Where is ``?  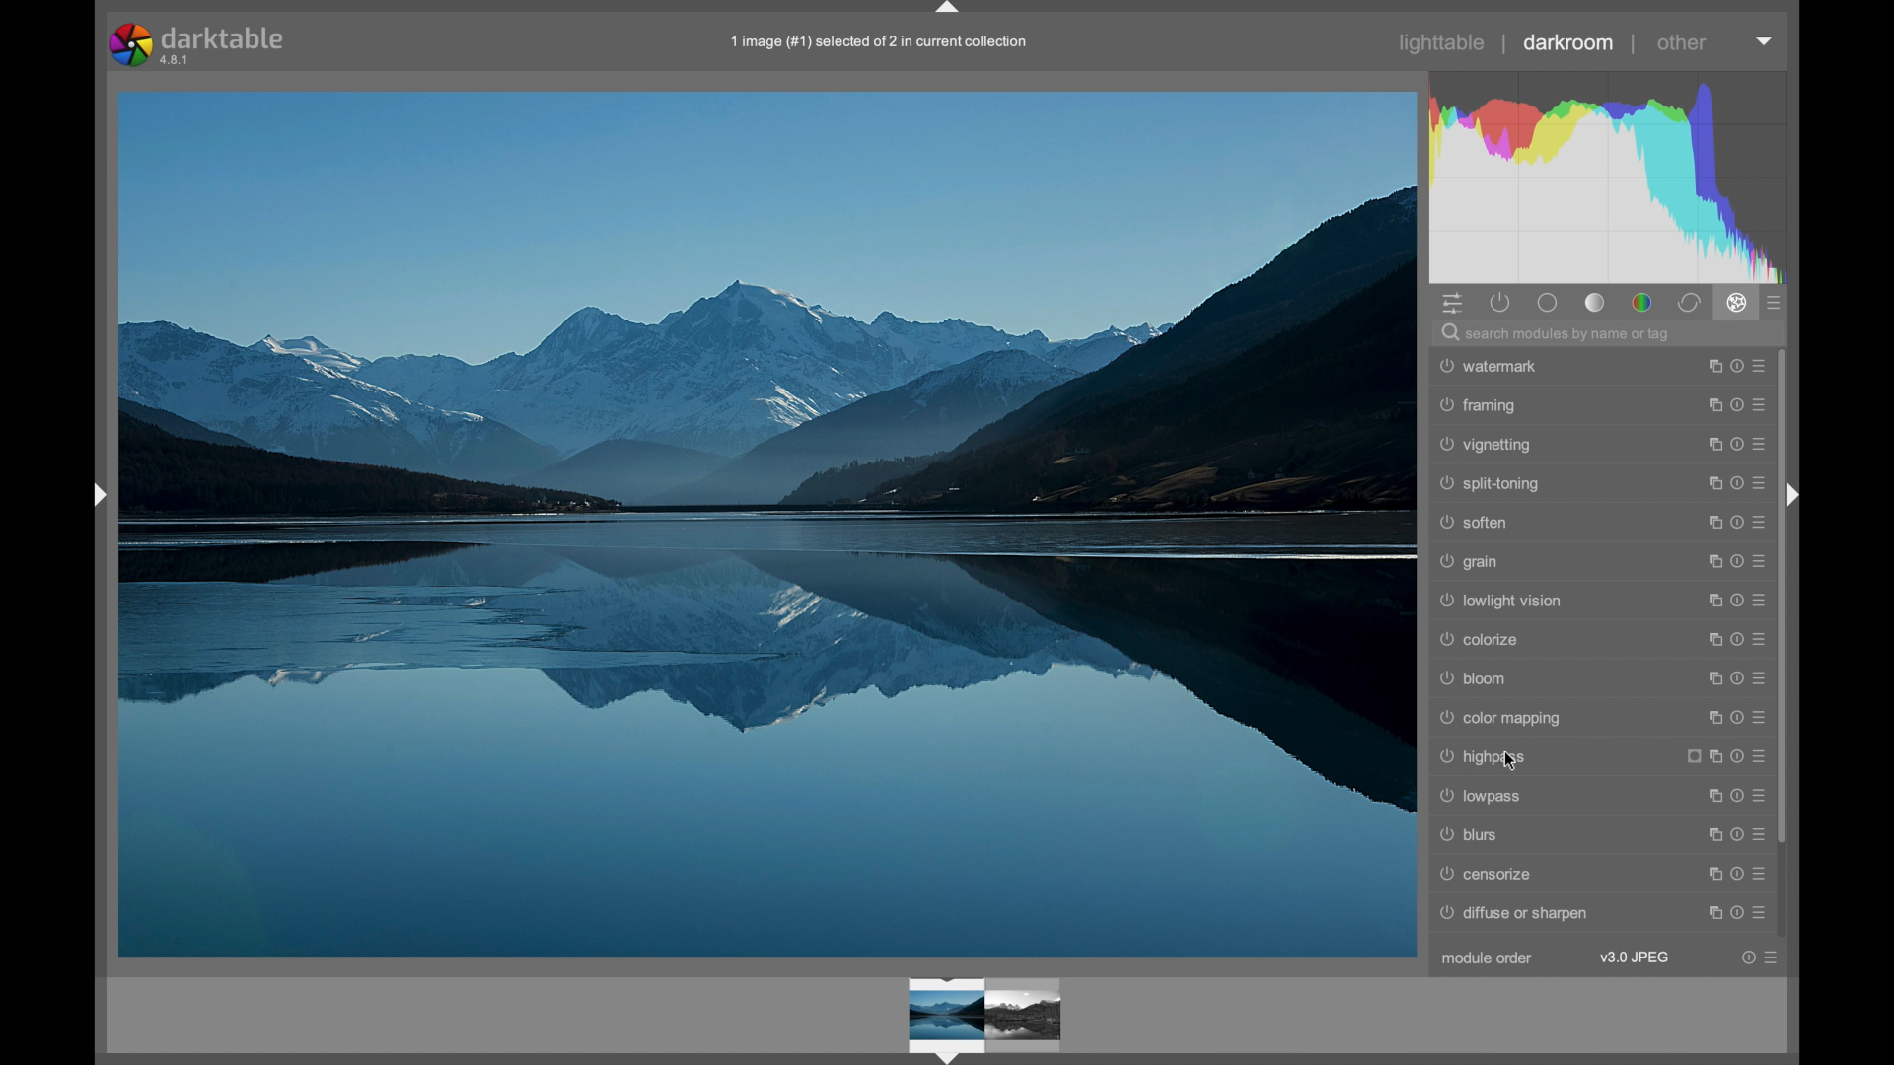
 is located at coordinates (1472, 562).